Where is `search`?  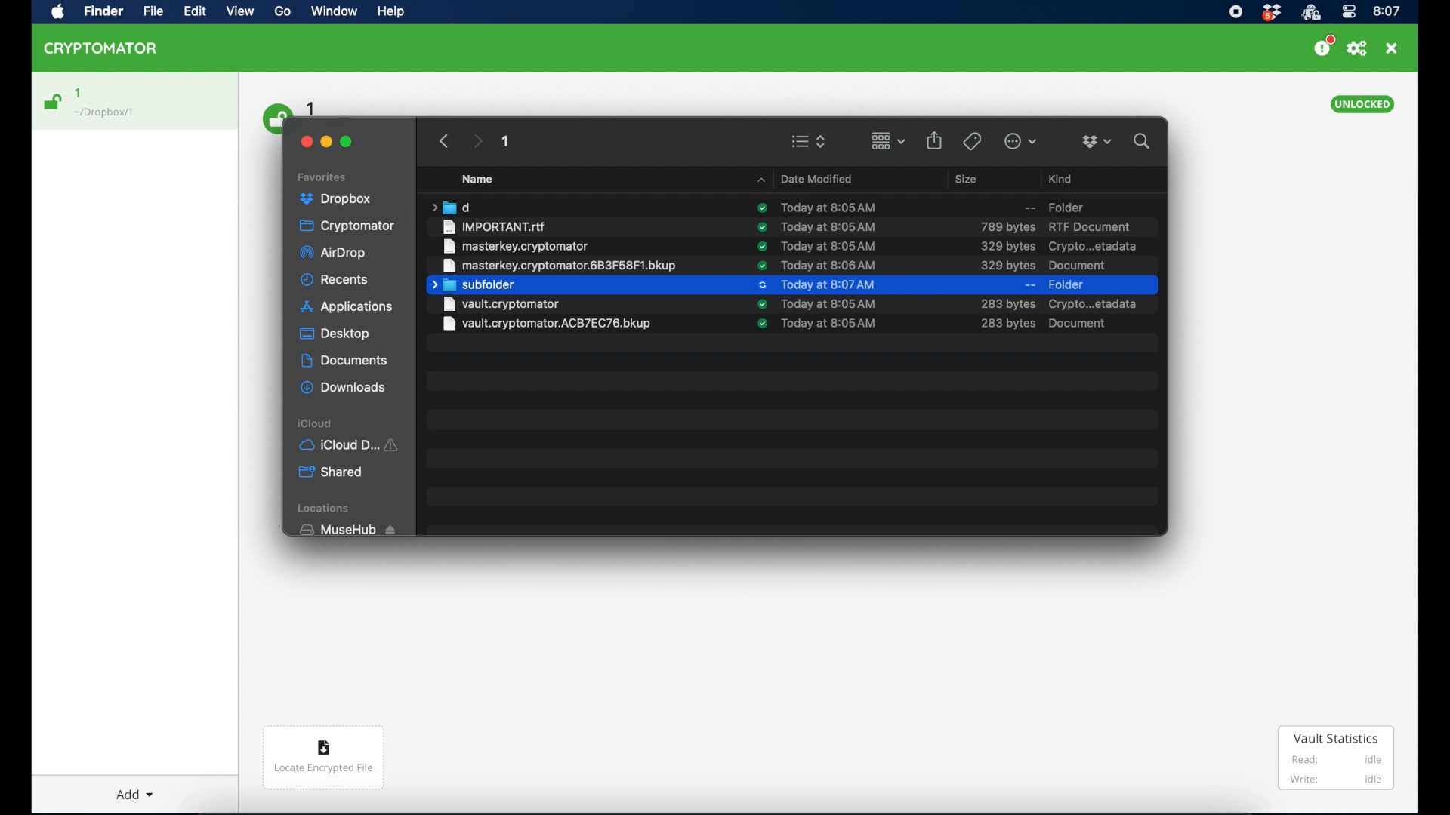 search is located at coordinates (1142, 139).